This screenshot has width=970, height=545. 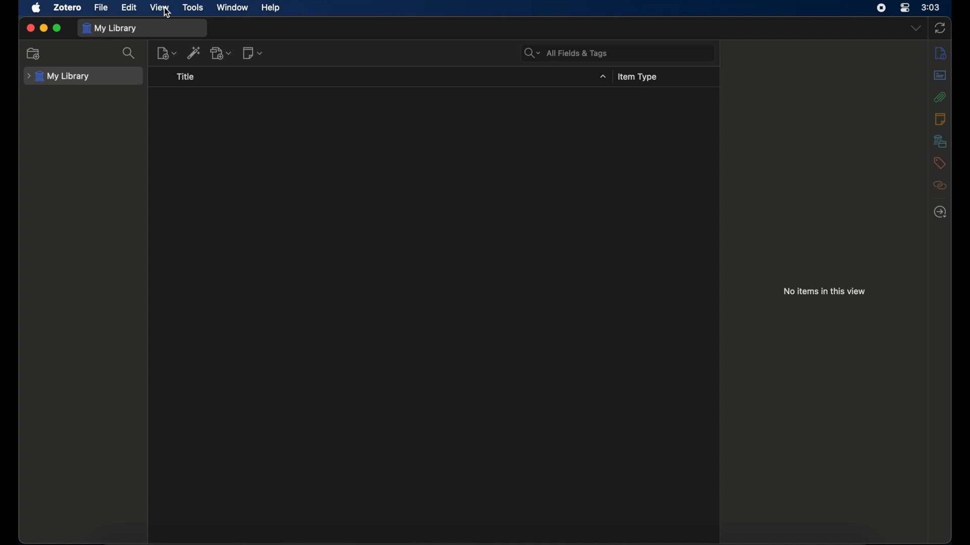 I want to click on cursor, so click(x=169, y=13).